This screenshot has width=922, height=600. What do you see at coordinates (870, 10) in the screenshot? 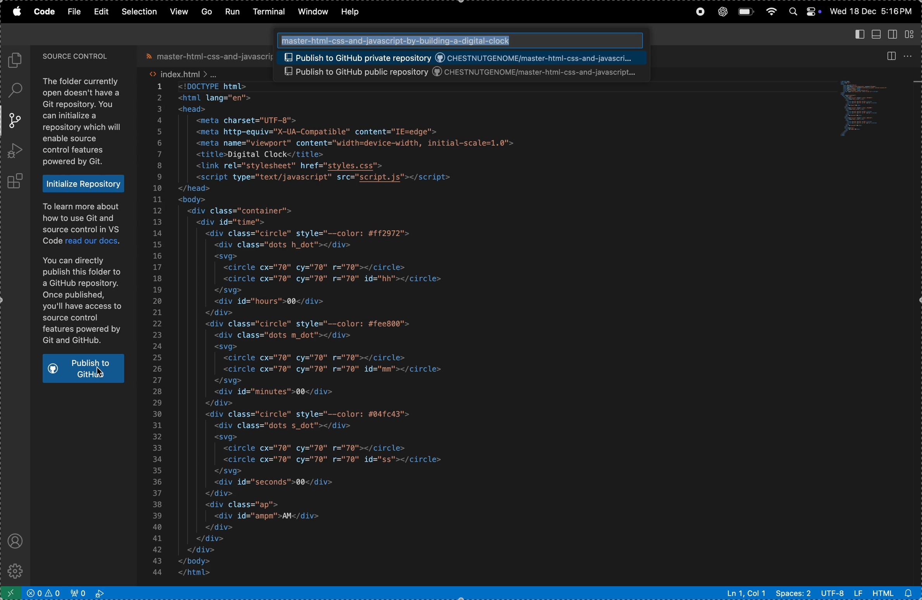
I see `Wed 18 Dec 5:16 PM` at bounding box center [870, 10].